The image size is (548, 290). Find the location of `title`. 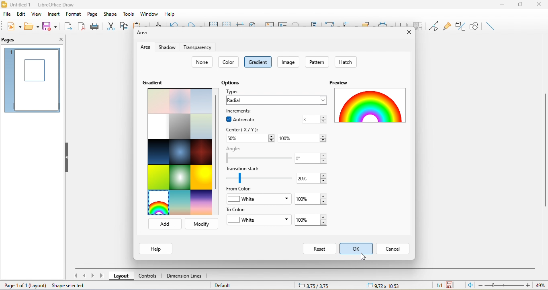

title is located at coordinates (45, 5).